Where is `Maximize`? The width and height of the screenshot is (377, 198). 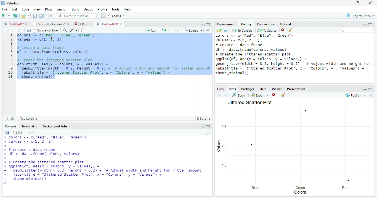
Maximize is located at coordinates (370, 89).